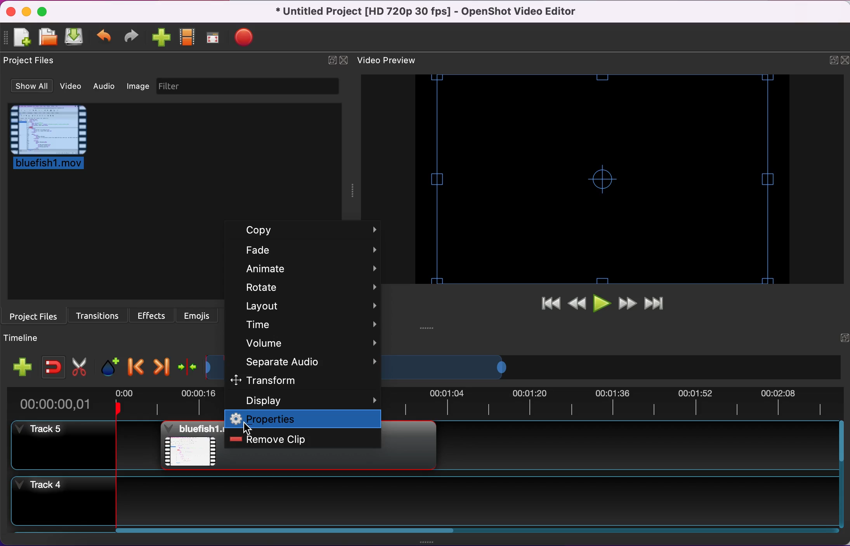 The height and width of the screenshot is (546, 850). Describe the element at coordinates (657, 302) in the screenshot. I see `jump to end` at that location.